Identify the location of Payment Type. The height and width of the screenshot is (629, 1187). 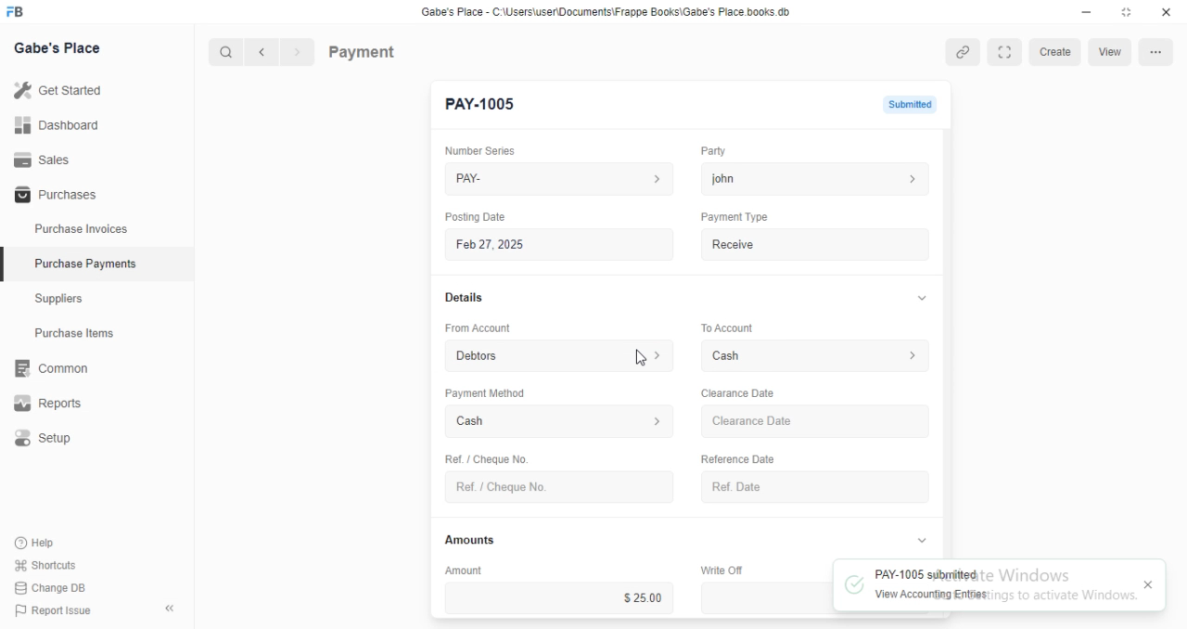
(733, 217).